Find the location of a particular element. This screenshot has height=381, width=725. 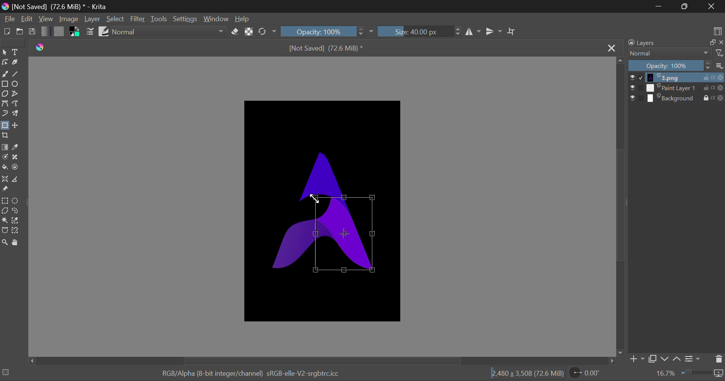

Transform Layers is located at coordinates (5, 126).